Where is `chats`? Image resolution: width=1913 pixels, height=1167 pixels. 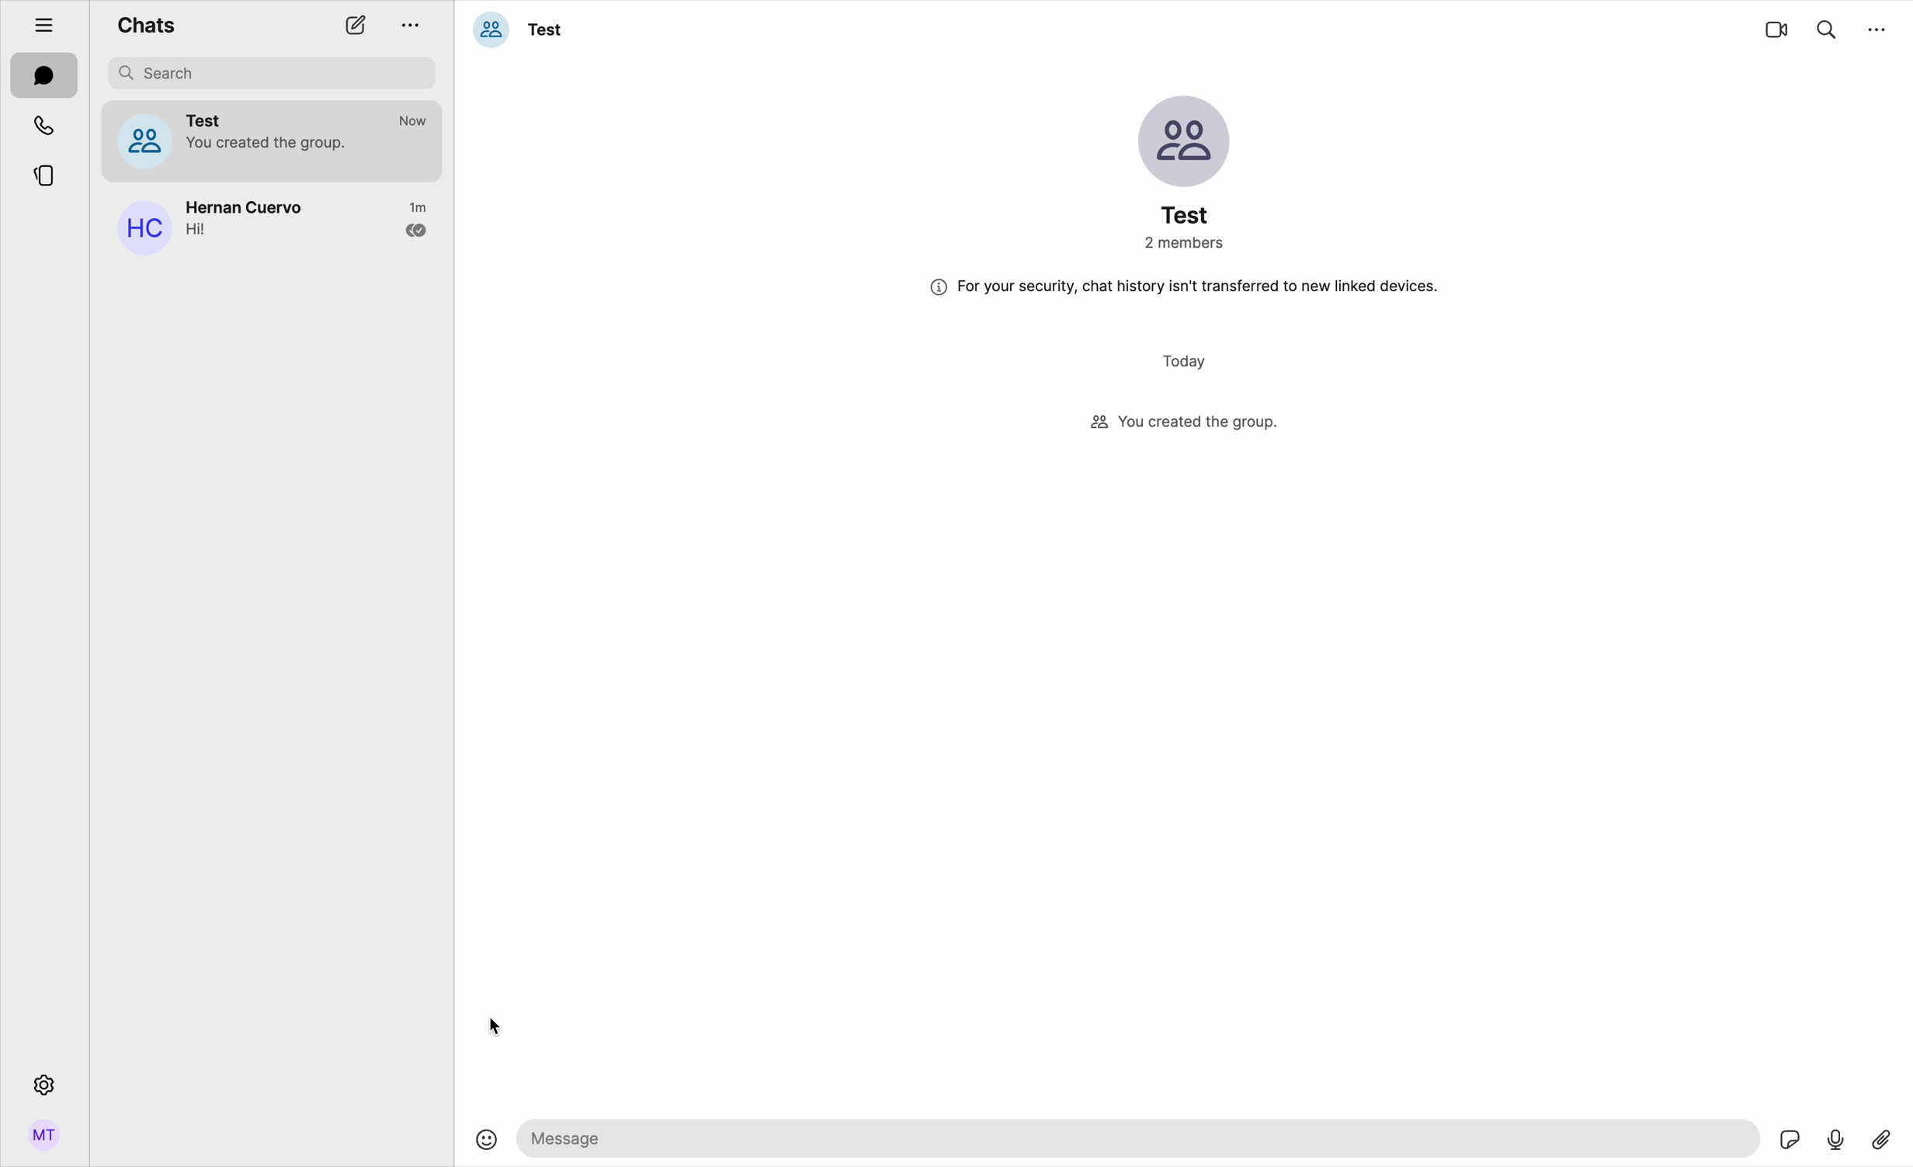
chats is located at coordinates (146, 26).